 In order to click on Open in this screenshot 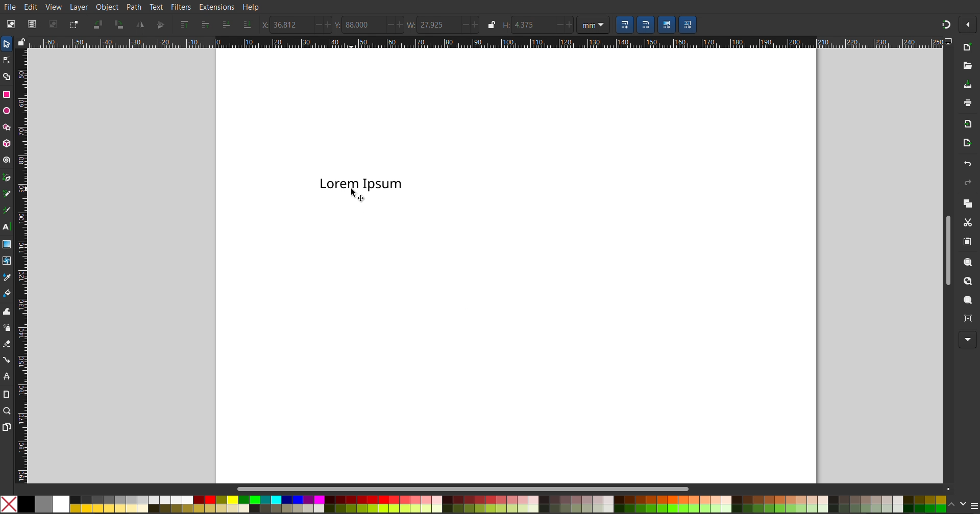, I will do `click(967, 65)`.